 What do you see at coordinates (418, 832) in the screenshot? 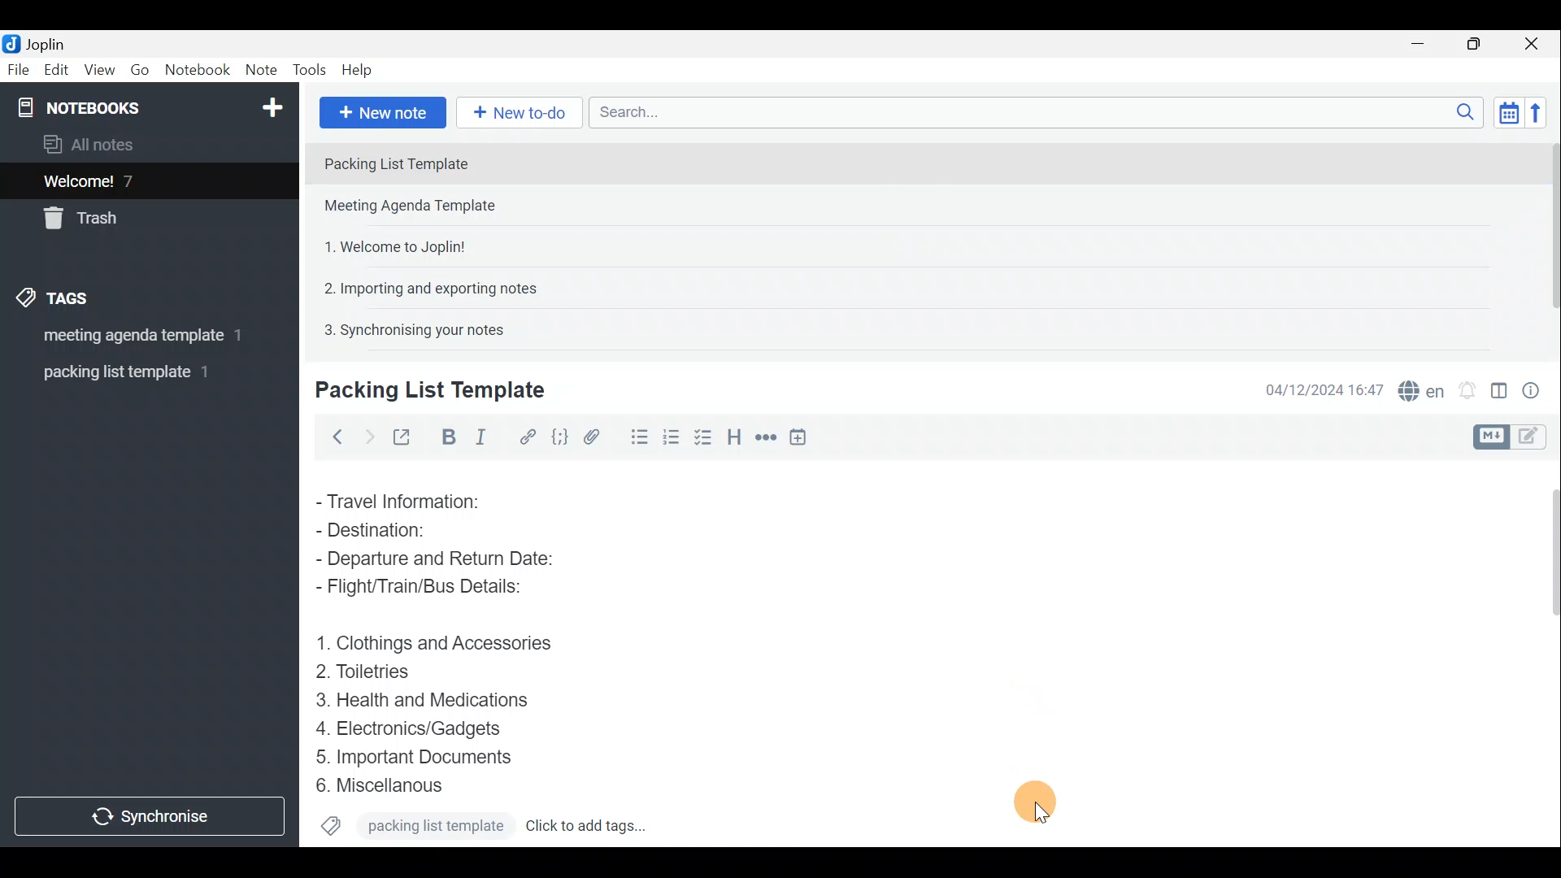
I see `Packing list template` at bounding box center [418, 832].